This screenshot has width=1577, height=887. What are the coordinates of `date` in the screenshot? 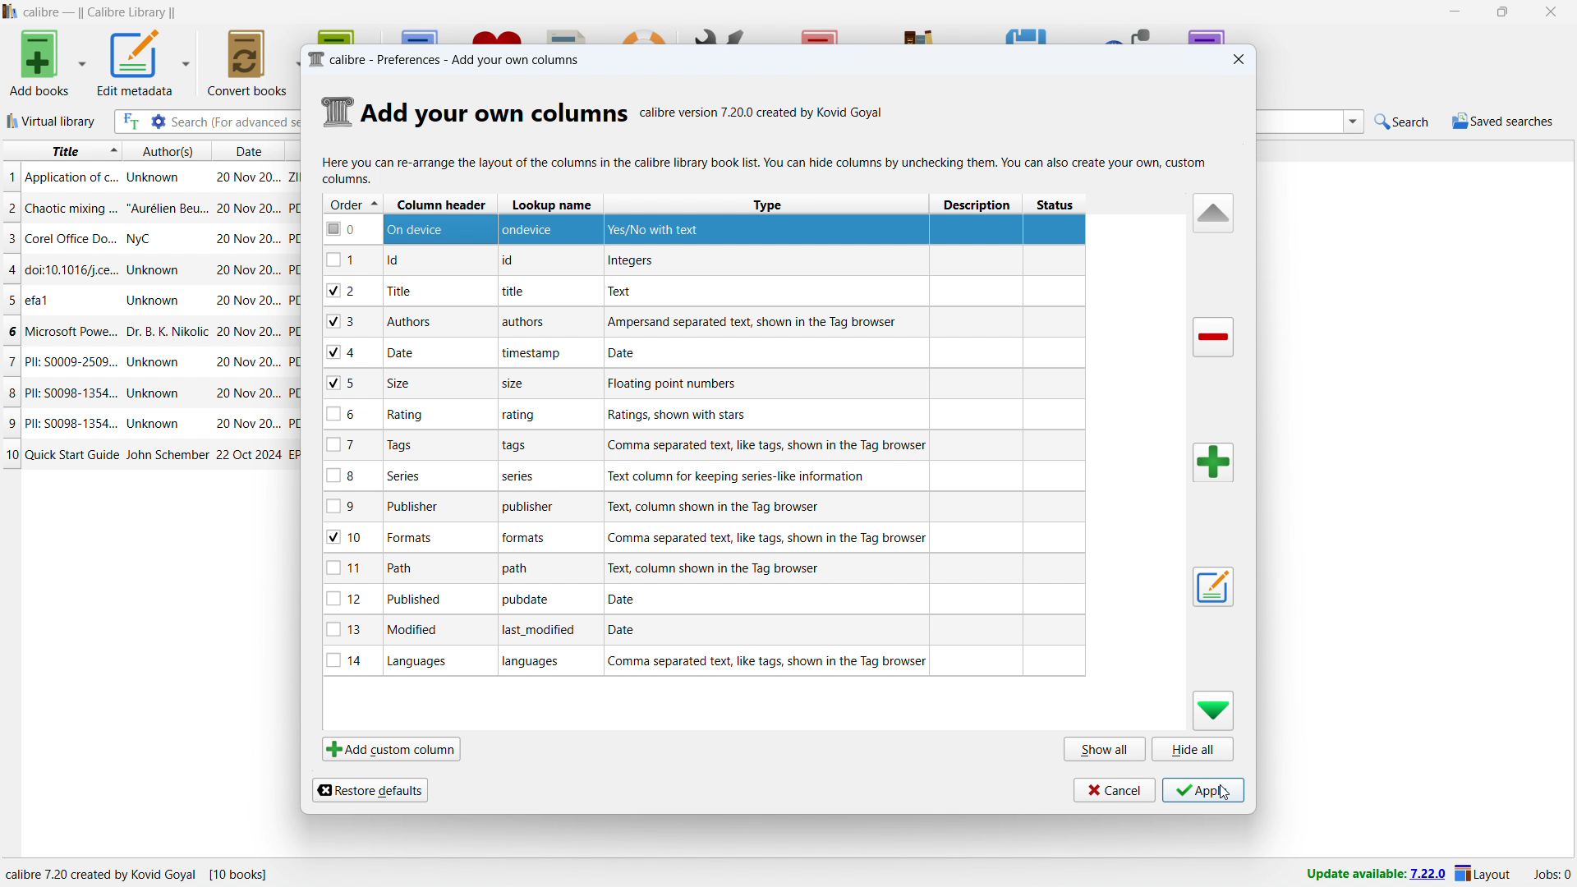 It's located at (249, 333).